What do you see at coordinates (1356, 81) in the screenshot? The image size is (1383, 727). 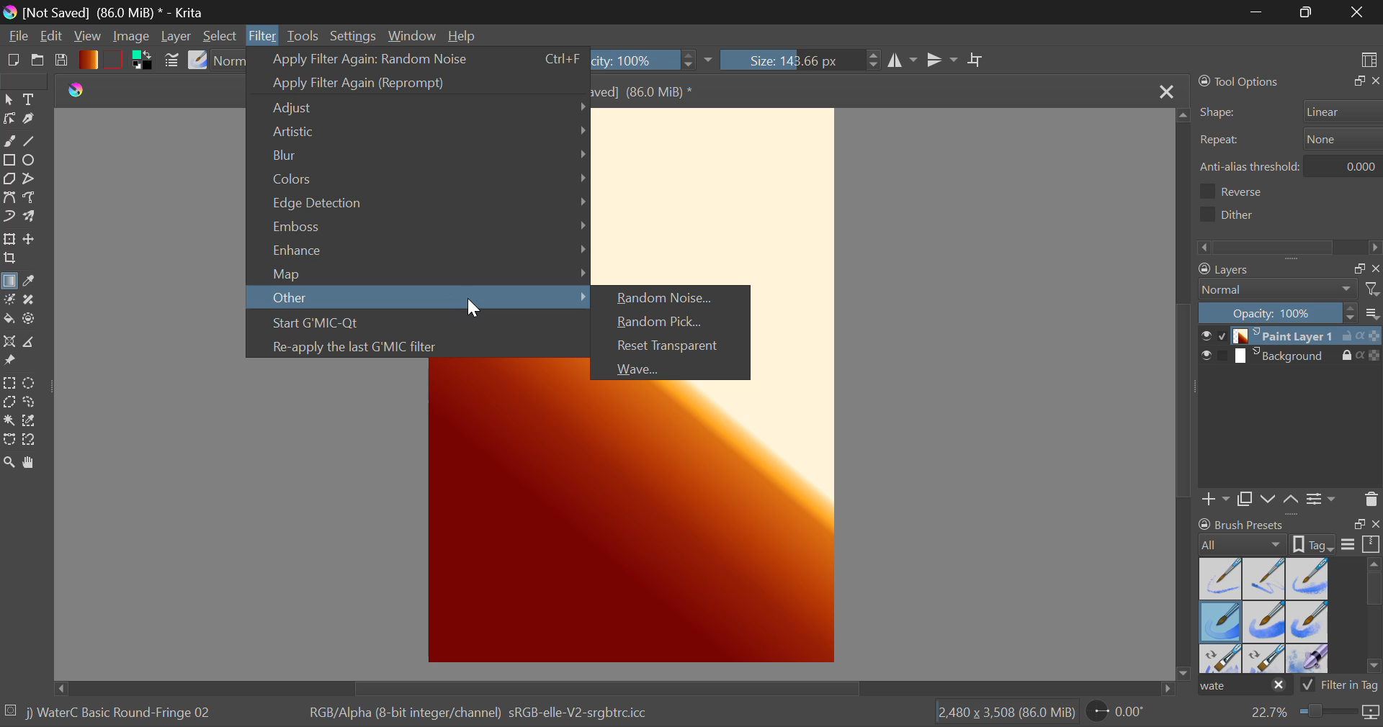 I see `expand ` at bounding box center [1356, 81].